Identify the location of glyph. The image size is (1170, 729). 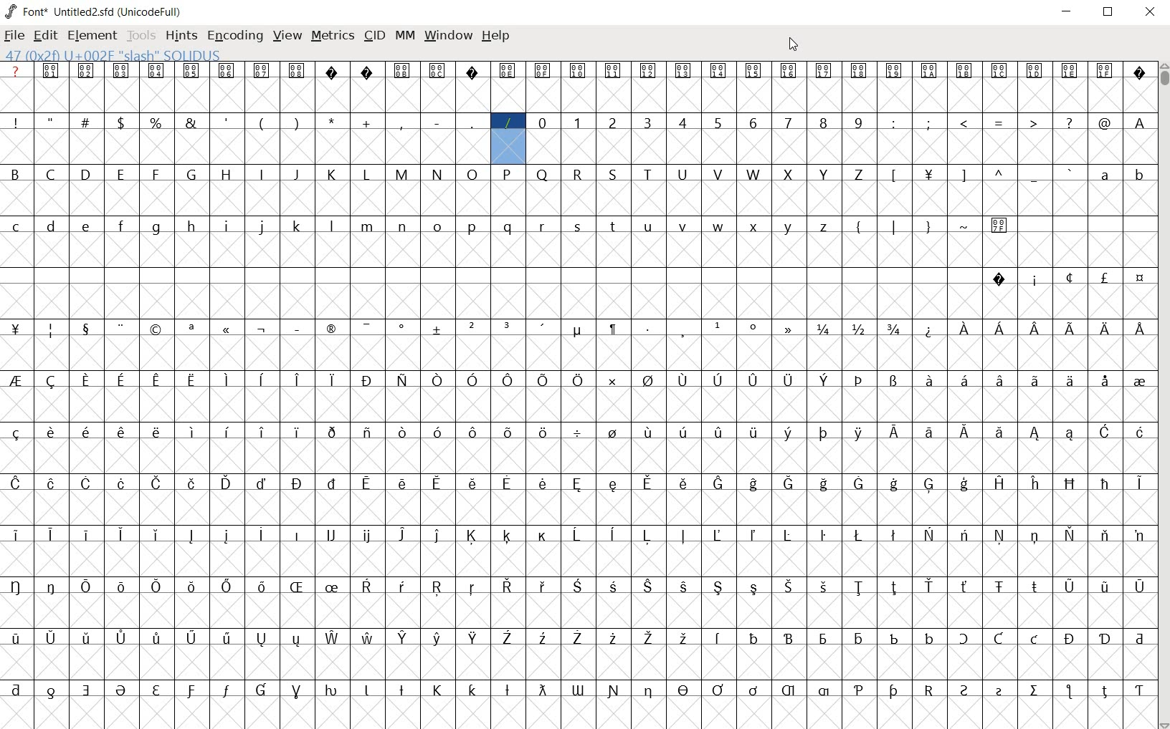
(296, 122).